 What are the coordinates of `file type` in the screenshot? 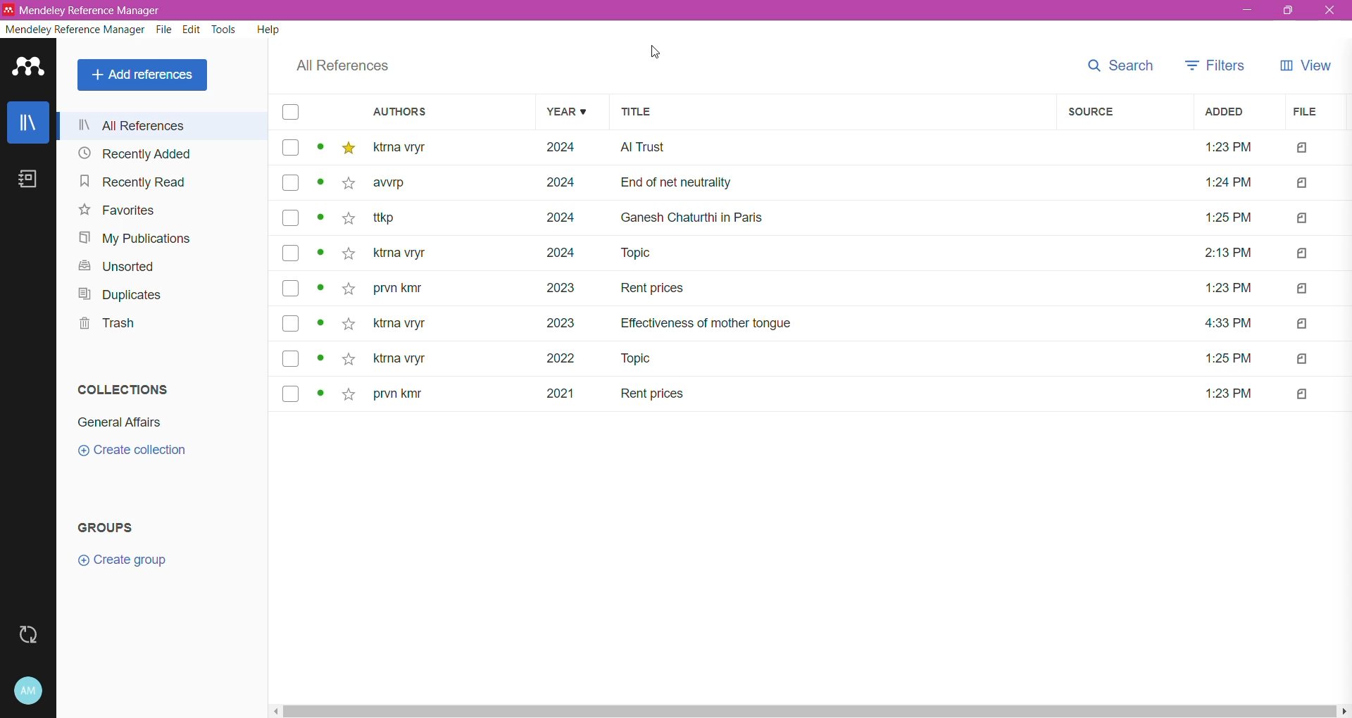 It's located at (1303, 288).